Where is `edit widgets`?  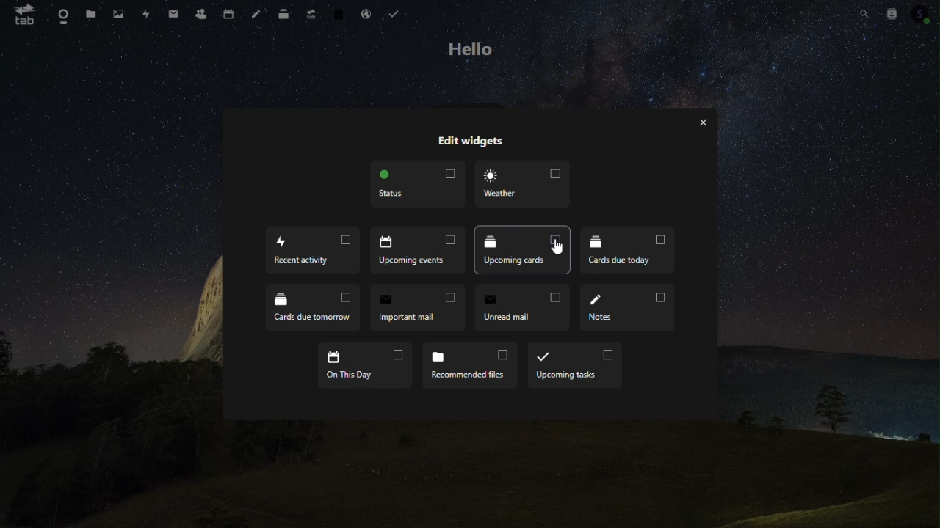
edit widgets is located at coordinates (469, 143).